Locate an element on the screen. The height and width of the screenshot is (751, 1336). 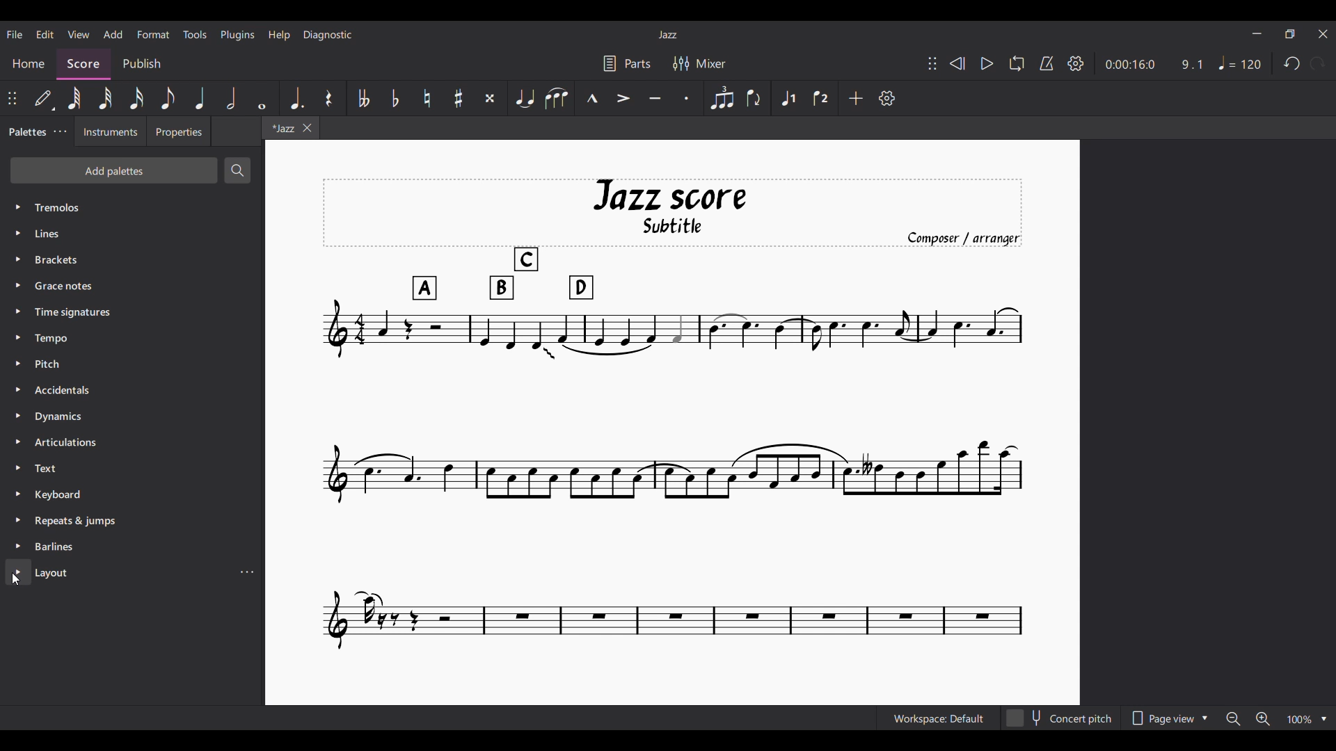
Articulations is located at coordinates (132, 442).